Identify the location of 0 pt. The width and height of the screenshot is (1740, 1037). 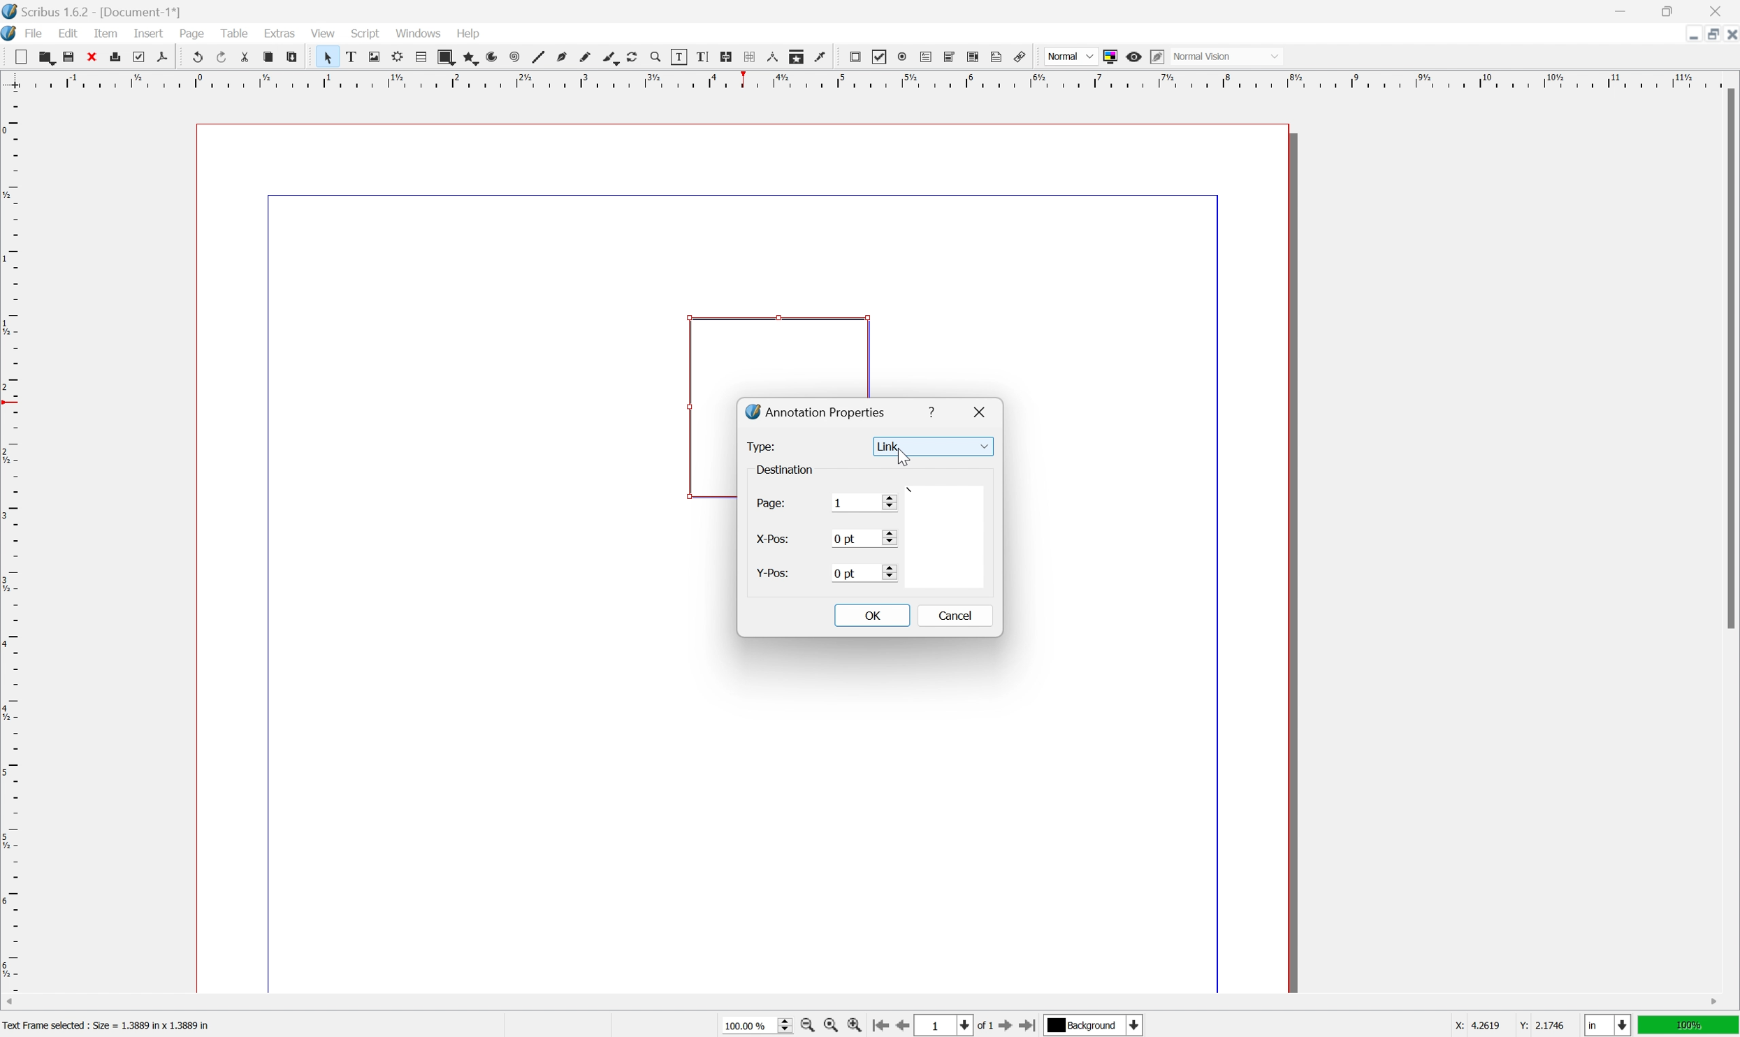
(864, 501).